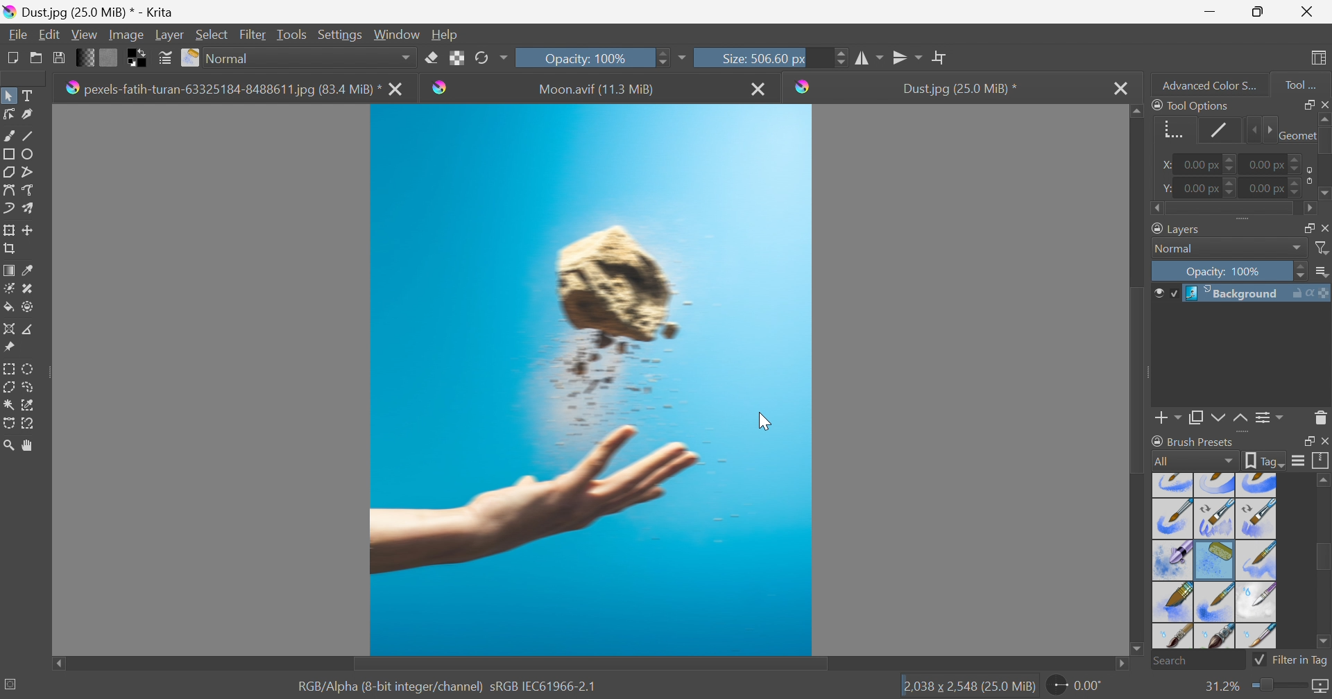  Describe the element at coordinates (1216, 420) in the screenshot. I see `Duplicate layer or mask` at that location.